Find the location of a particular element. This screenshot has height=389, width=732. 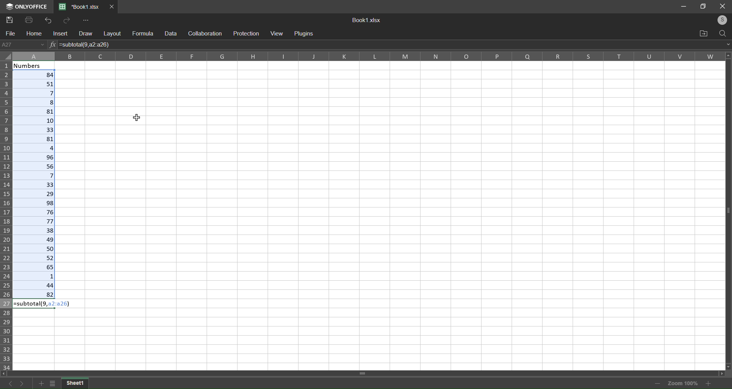

select all is located at coordinates (8, 57).